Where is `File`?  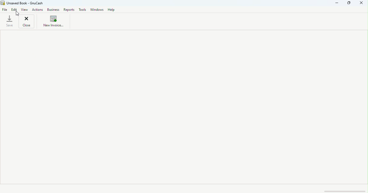 File is located at coordinates (5, 9).